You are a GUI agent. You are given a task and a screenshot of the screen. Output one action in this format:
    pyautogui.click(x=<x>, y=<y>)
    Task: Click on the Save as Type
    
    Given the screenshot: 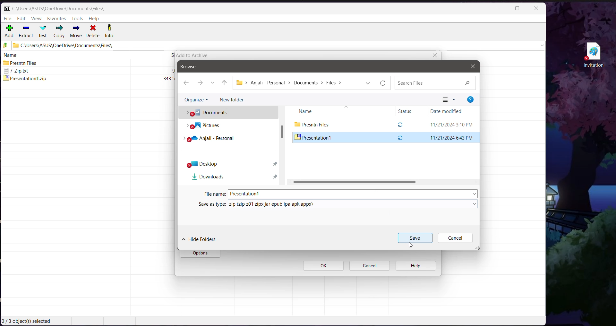 What is the action you would take?
    pyautogui.click(x=209, y=204)
    